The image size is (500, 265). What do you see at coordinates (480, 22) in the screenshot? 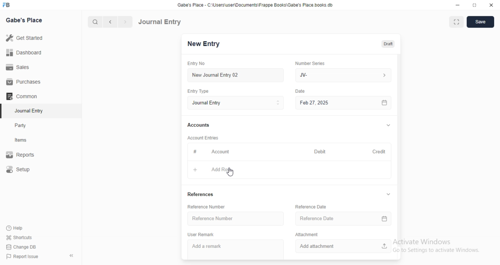
I see `Save` at bounding box center [480, 22].